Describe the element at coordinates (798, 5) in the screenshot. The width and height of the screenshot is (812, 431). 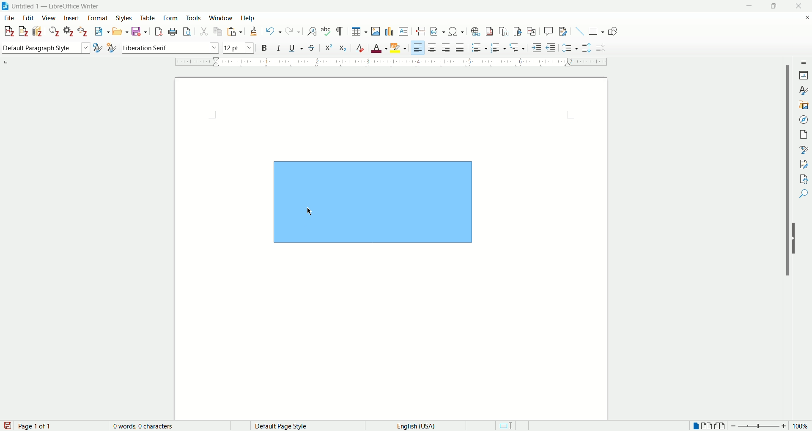
I see `close` at that location.